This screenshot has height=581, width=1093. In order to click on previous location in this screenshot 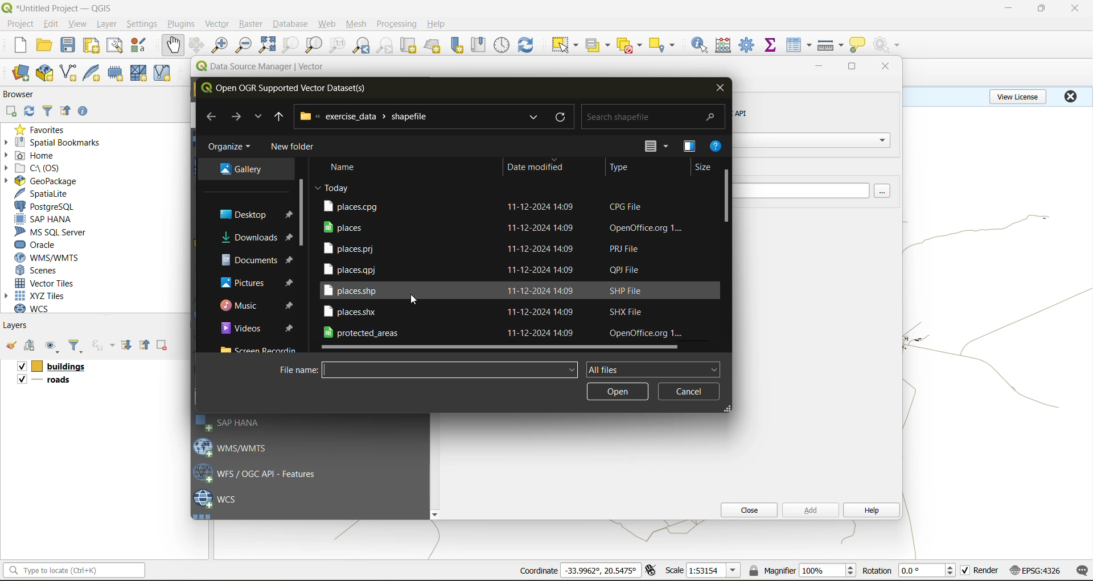, I will do `click(279, 119)`.